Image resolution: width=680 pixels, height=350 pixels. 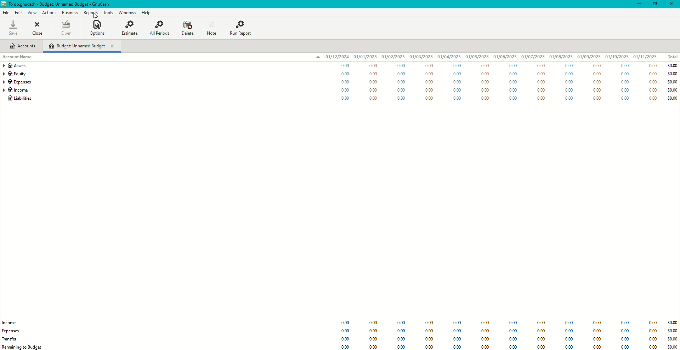 I want to click on Income, so click(x=13, y=322).